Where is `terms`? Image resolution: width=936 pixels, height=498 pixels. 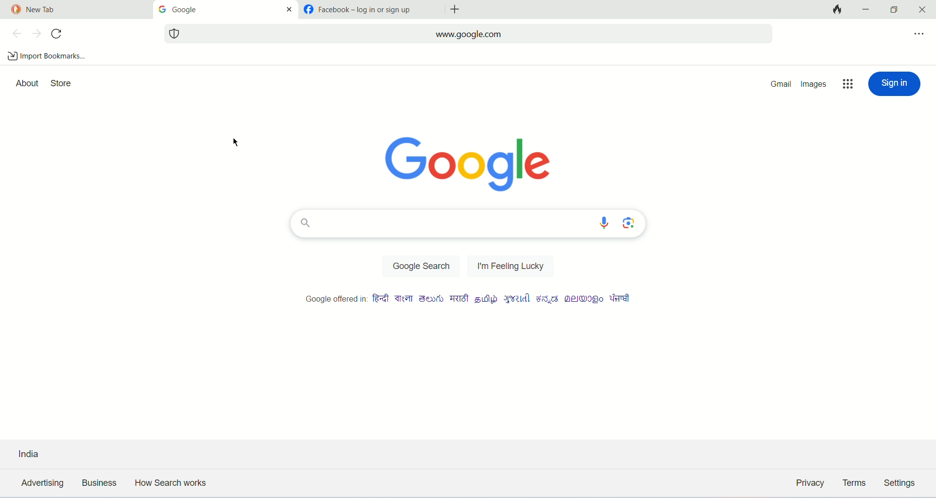
terms is located at coordinates (856, 482).